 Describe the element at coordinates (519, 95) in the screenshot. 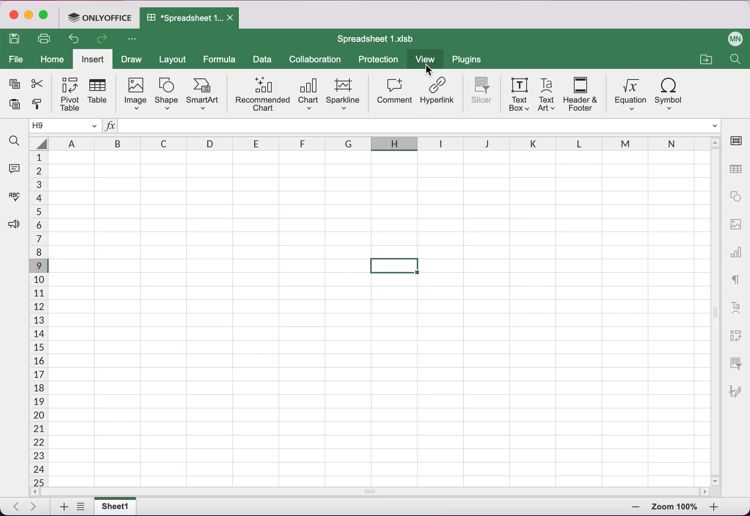

I see `text box` at that location.